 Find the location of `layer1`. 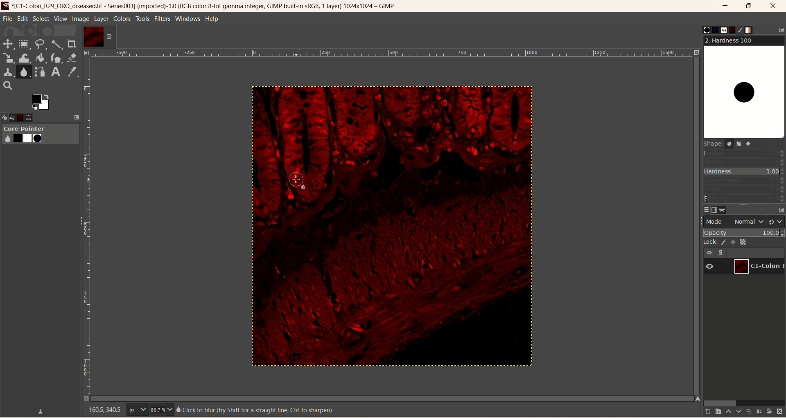

layer1 is located at coordinates (99, 37).